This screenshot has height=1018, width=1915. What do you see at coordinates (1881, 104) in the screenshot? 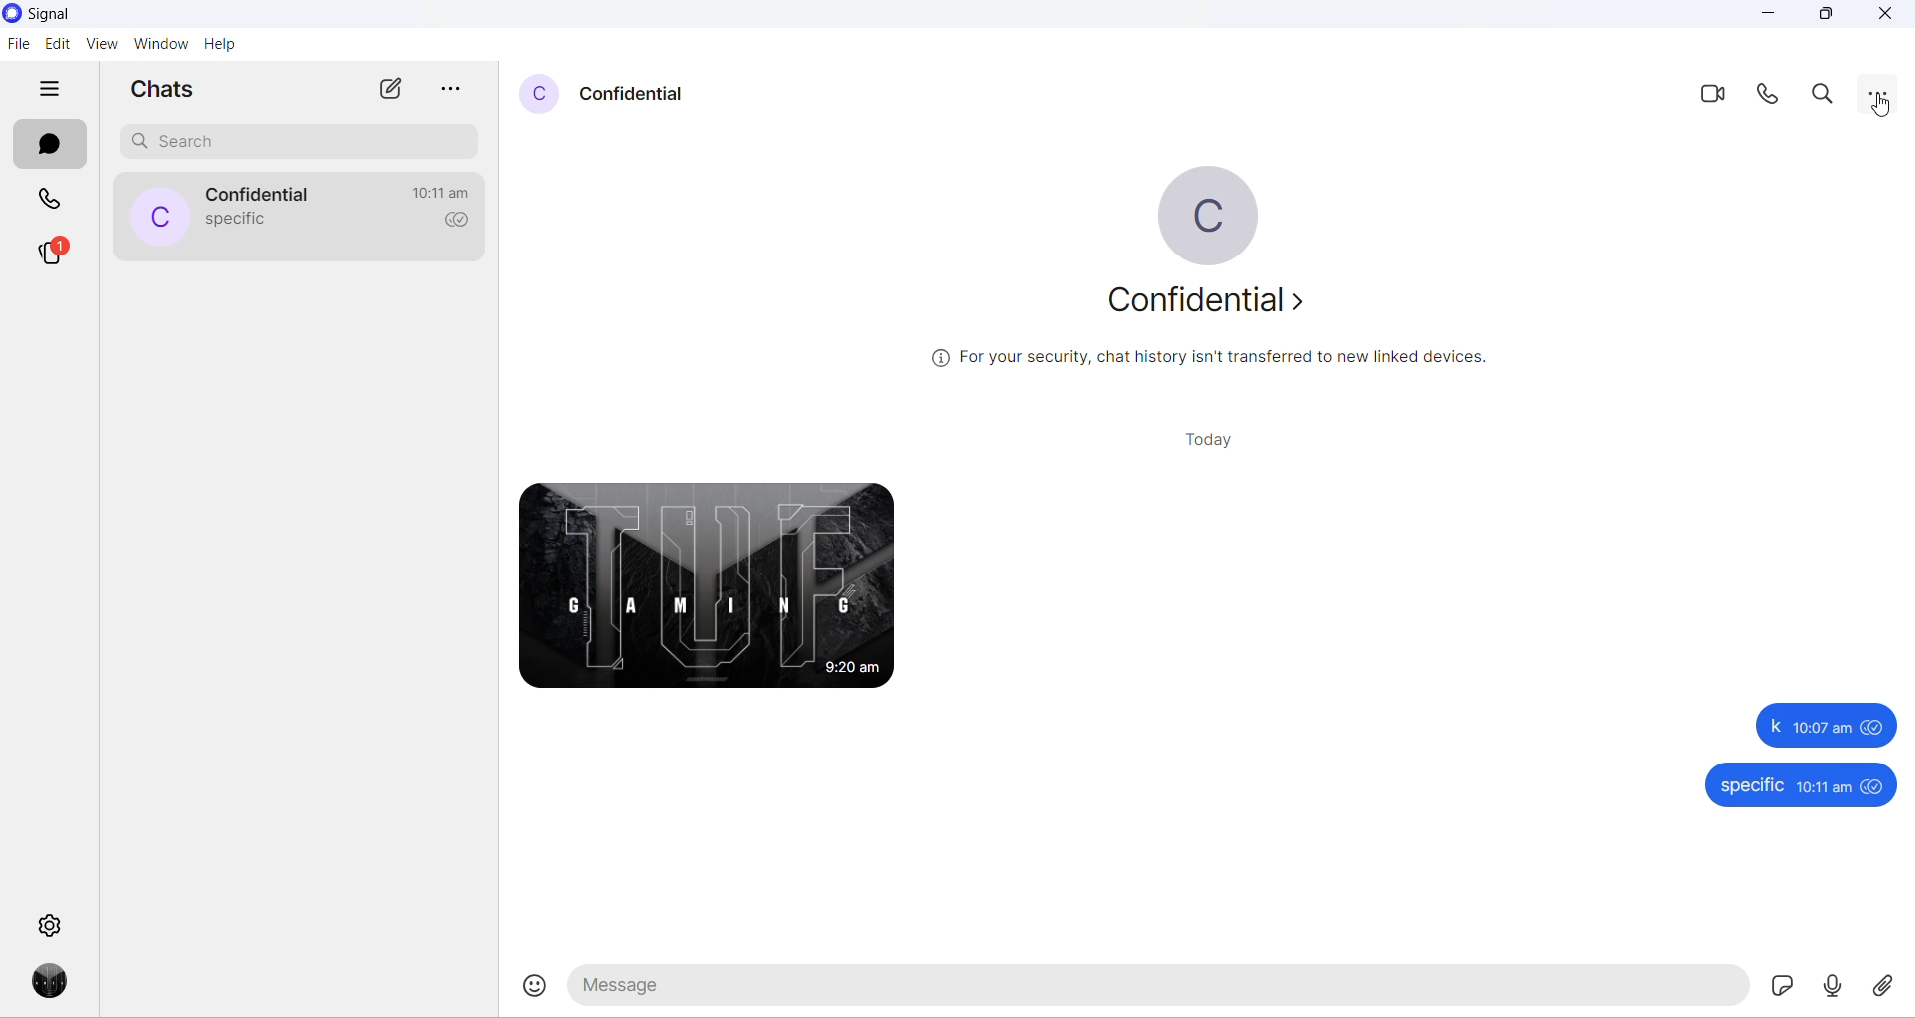
I see `cursor` at bounding box center [1881, 104].